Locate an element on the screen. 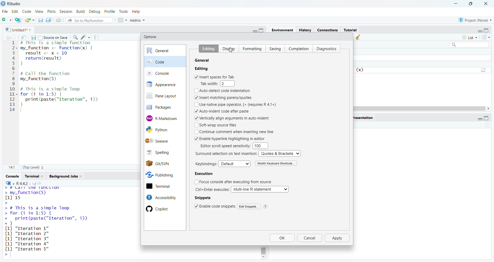  [1] "Iteration 5" is located at coordinates (26, 249).